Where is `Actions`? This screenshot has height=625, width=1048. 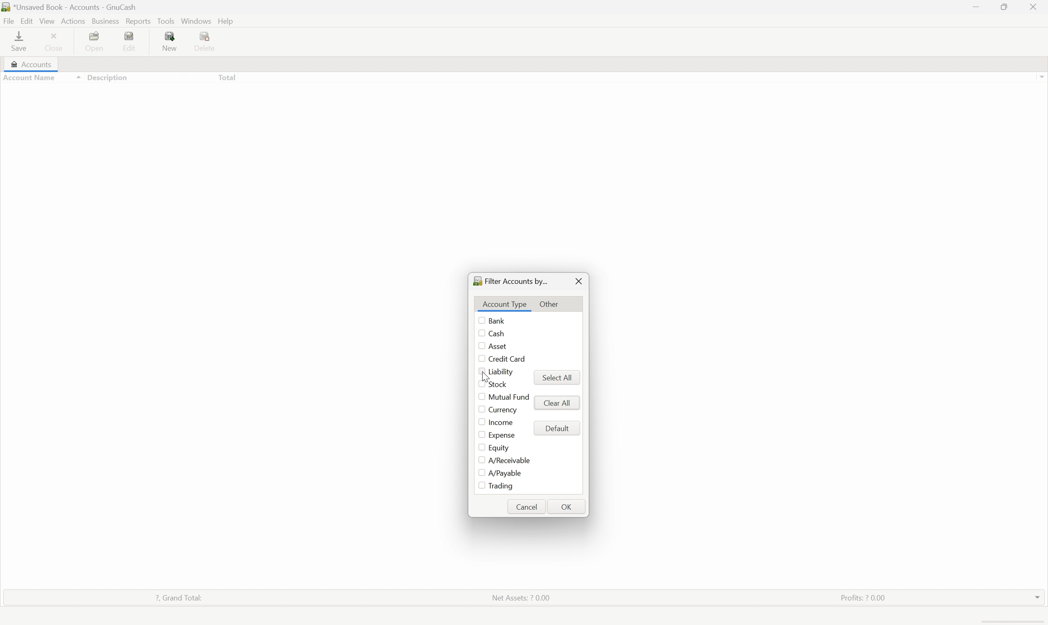 Actions is located at coordinates (73, 21).